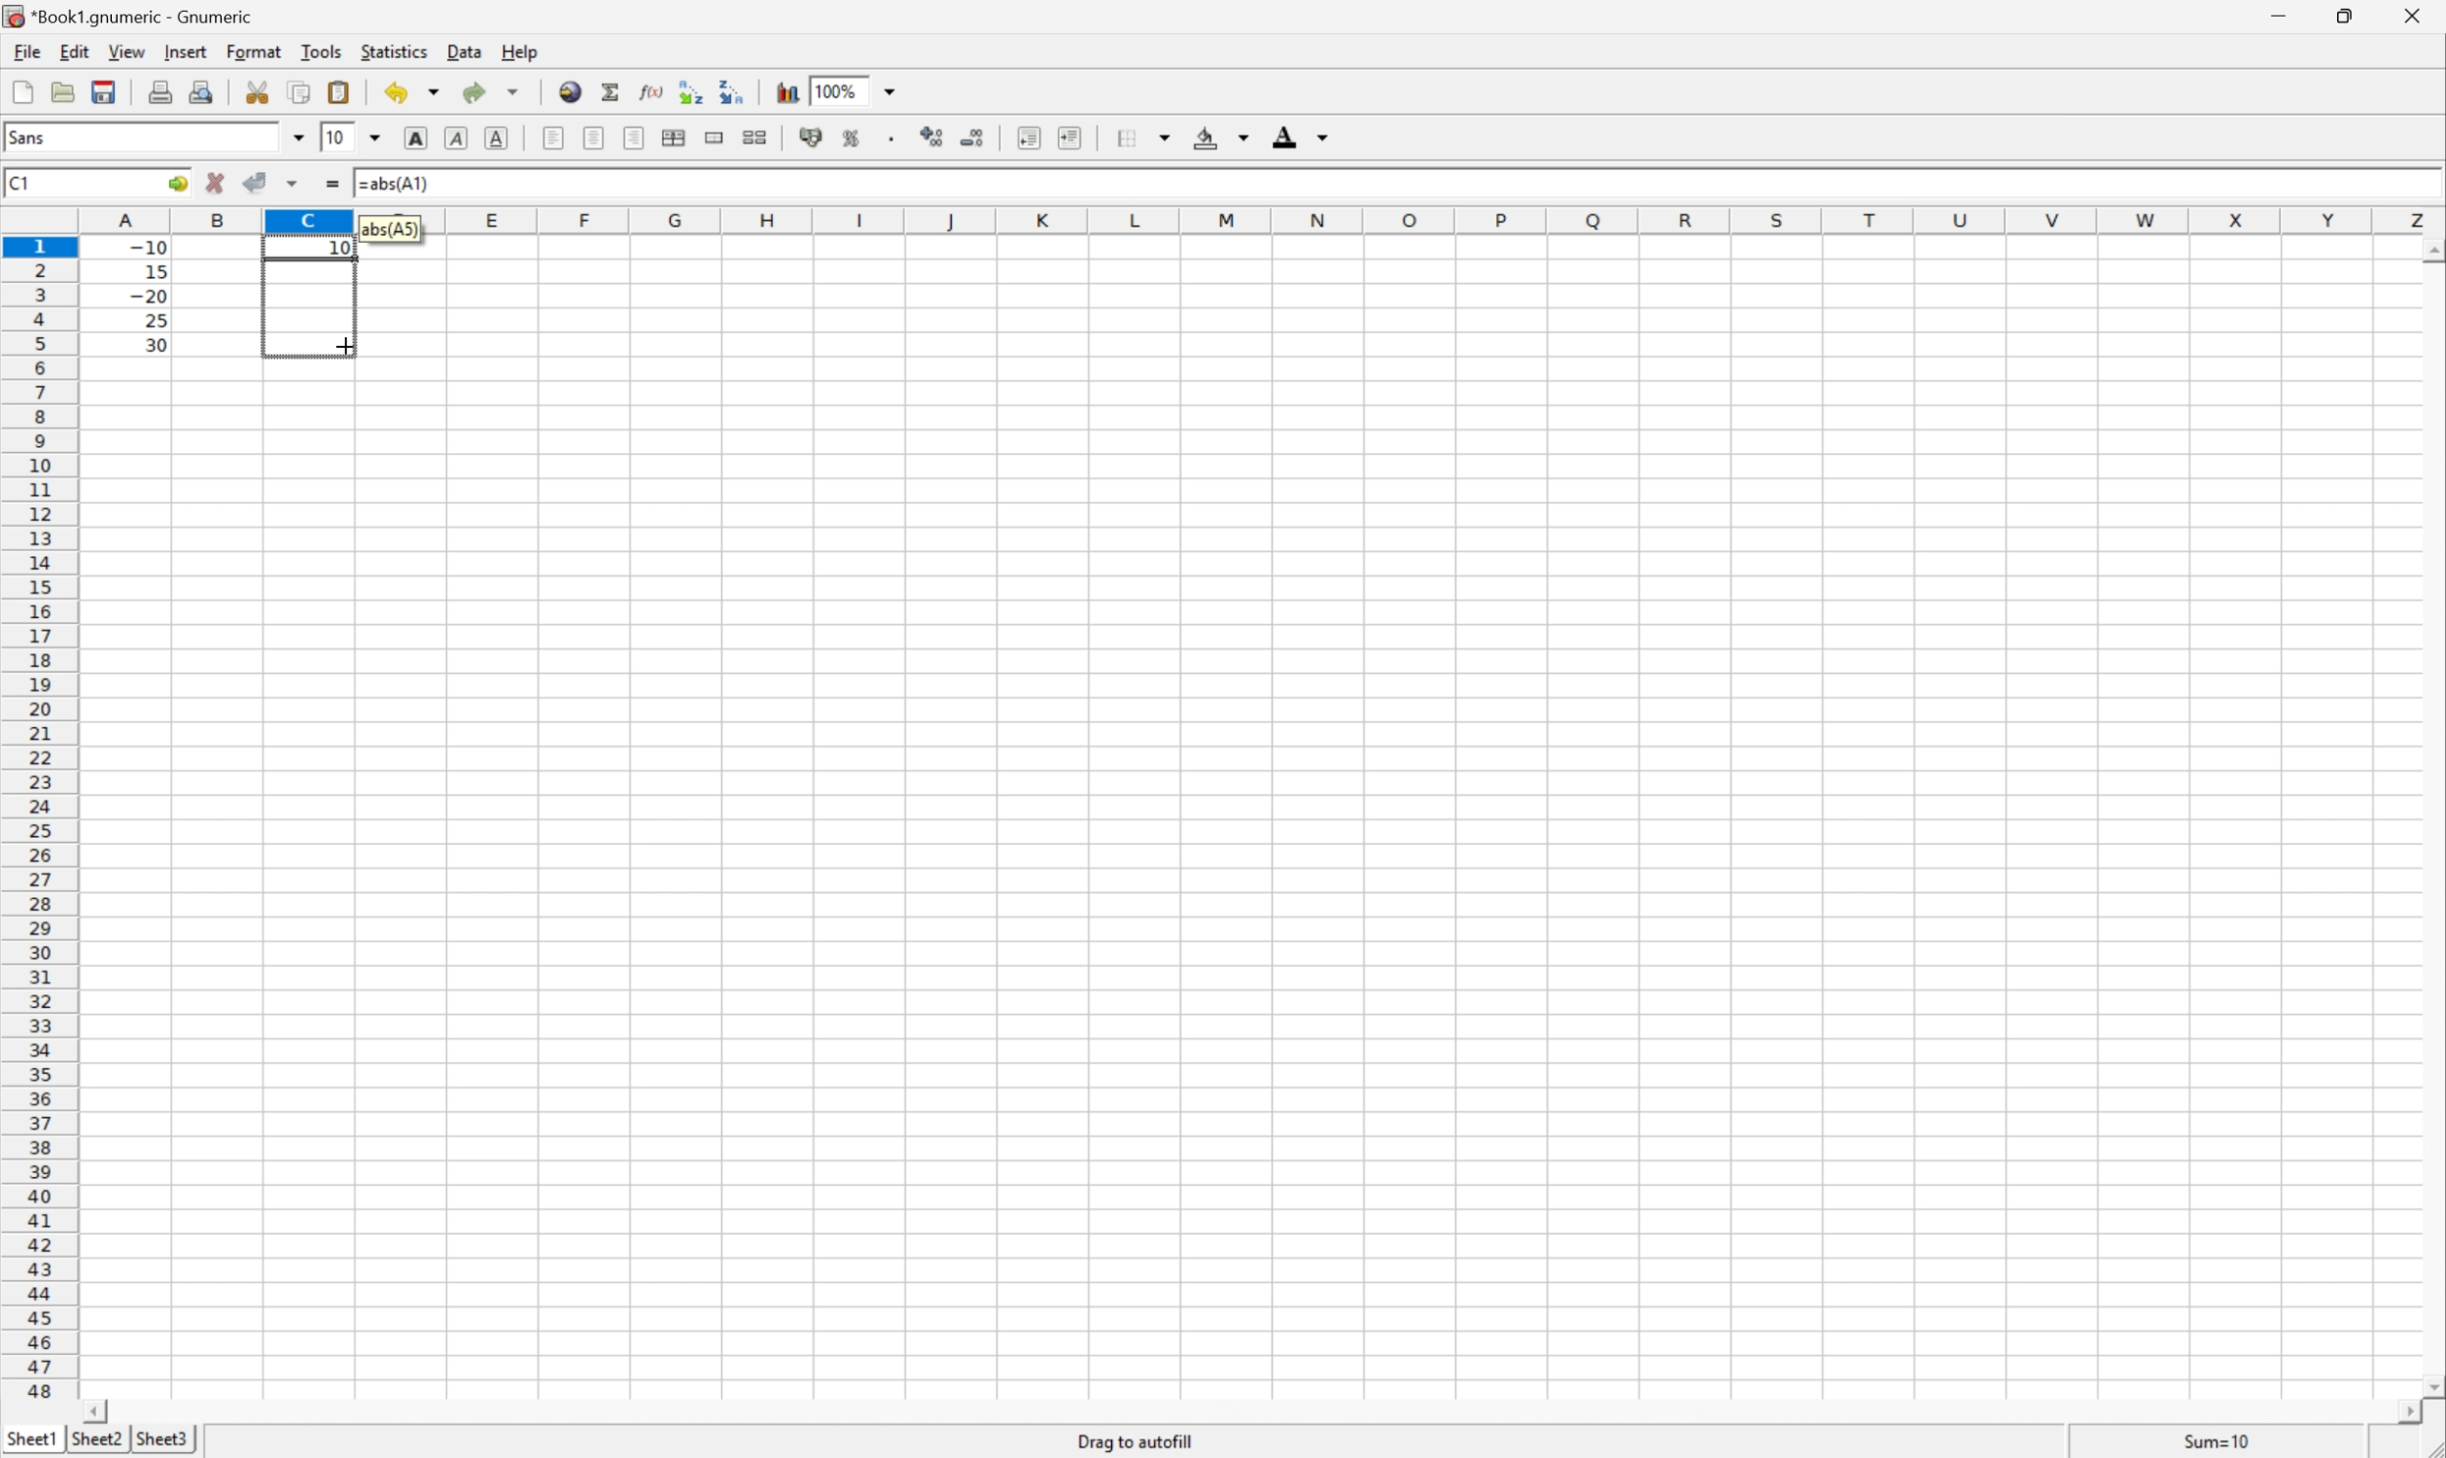 Image resolution: width=2446 pixels, height=1458 pixels. What do you see at coordinates (895, 89) in the screenshot?
I see `Drop Down` at bounding box center [895, 89].